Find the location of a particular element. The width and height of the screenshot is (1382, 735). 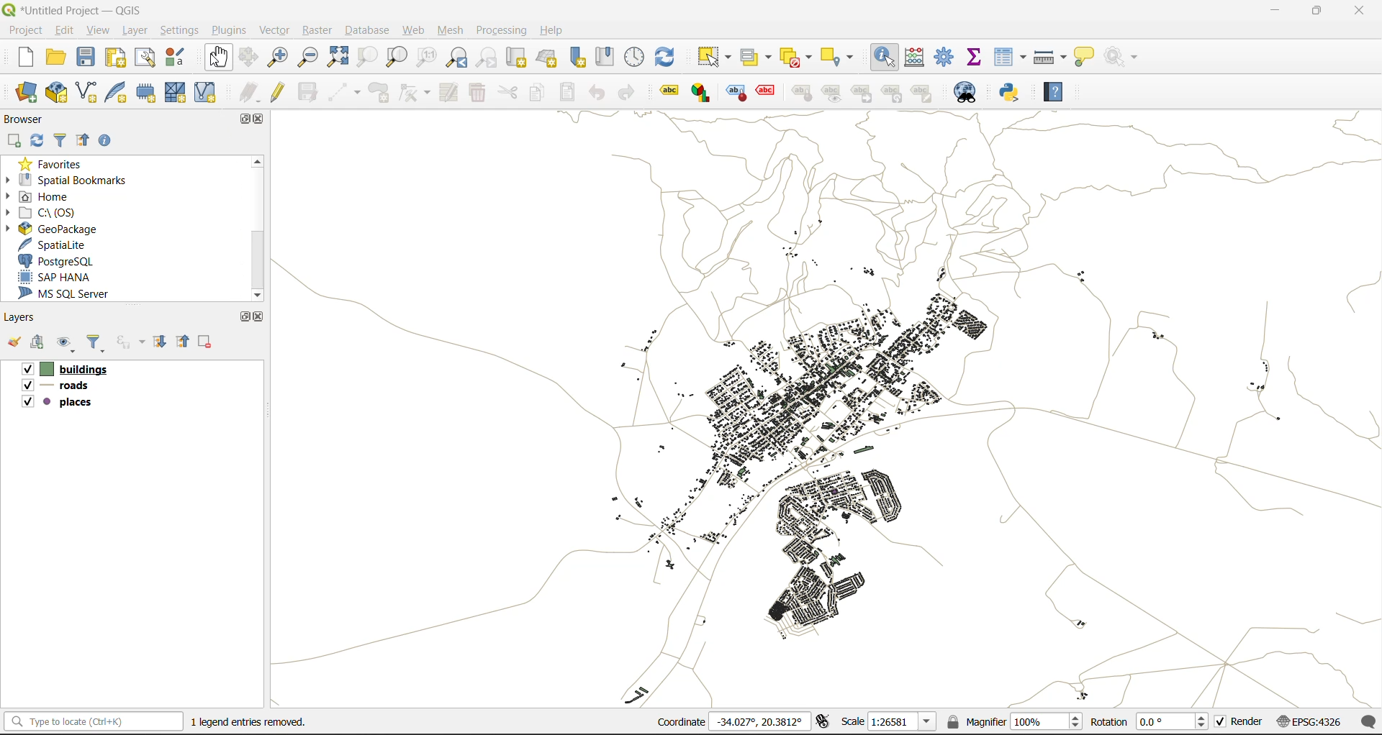

spatial bookmarks is located at coordinates (78, 181).